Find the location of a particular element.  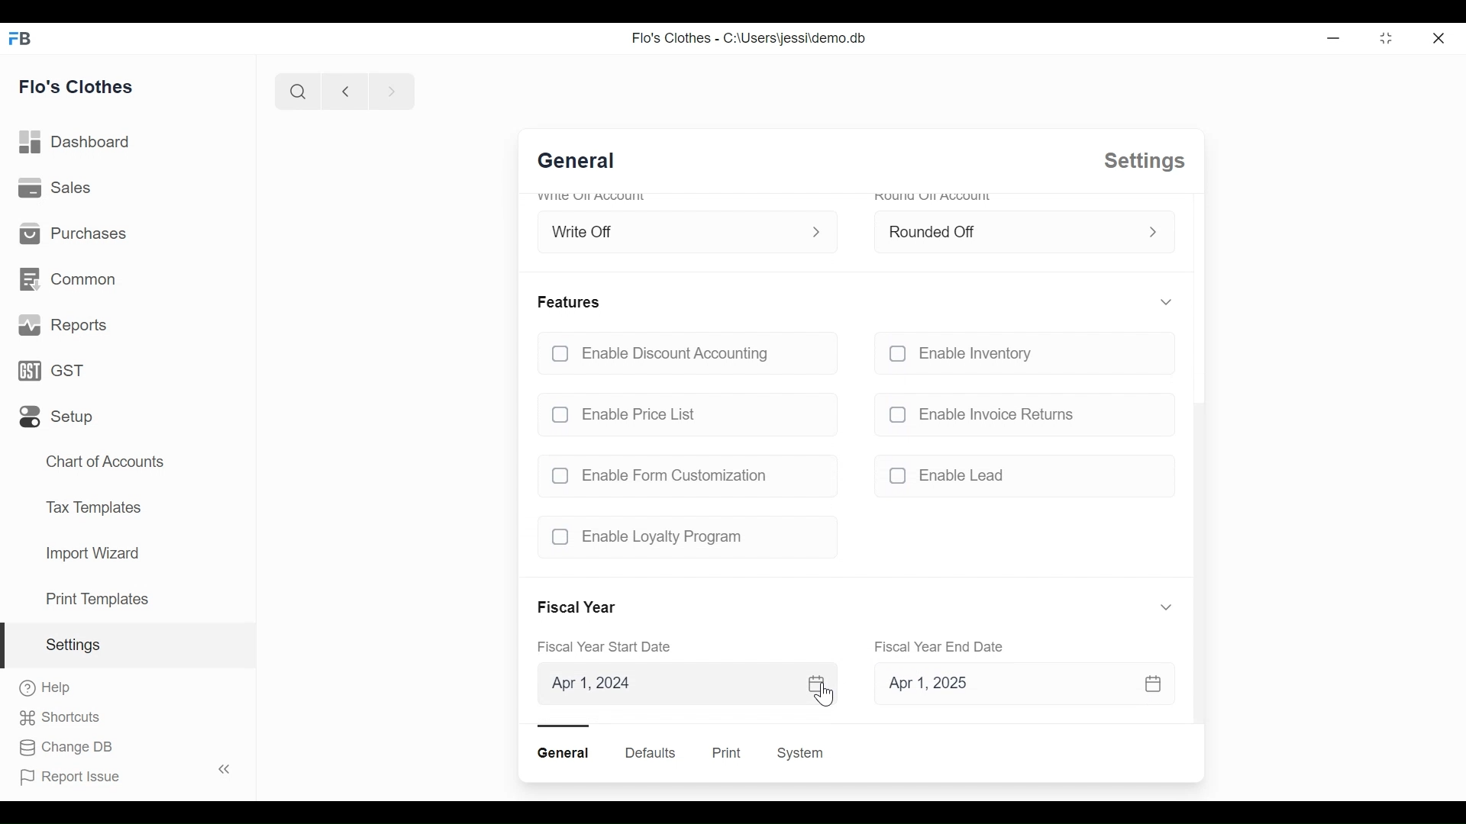

Change DB is located at coordinates (66, 748).